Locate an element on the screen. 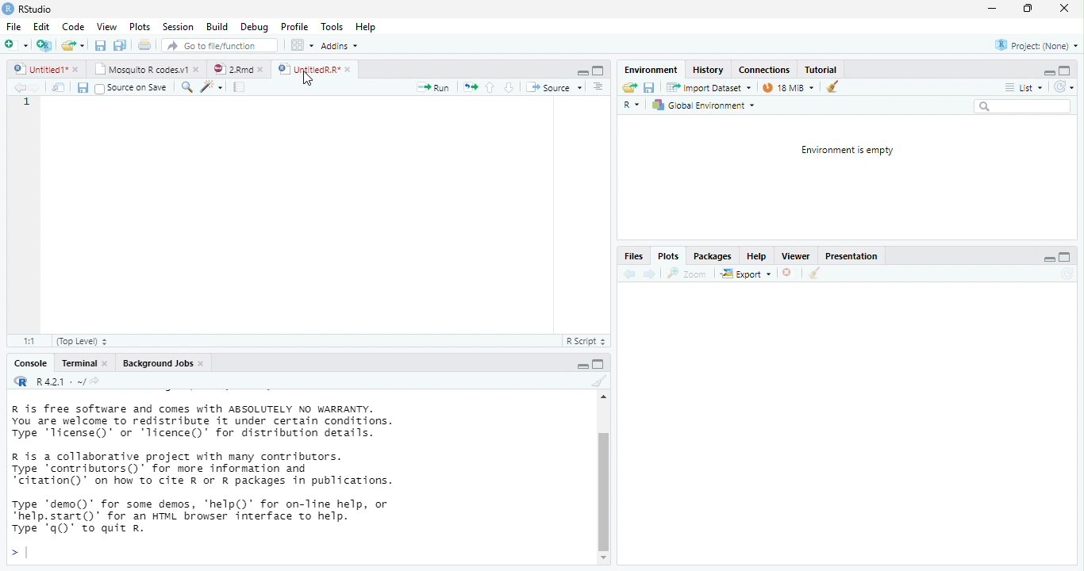 This screenshot has height=571, width=1084. Create a project is located at coordinates (44, 45).